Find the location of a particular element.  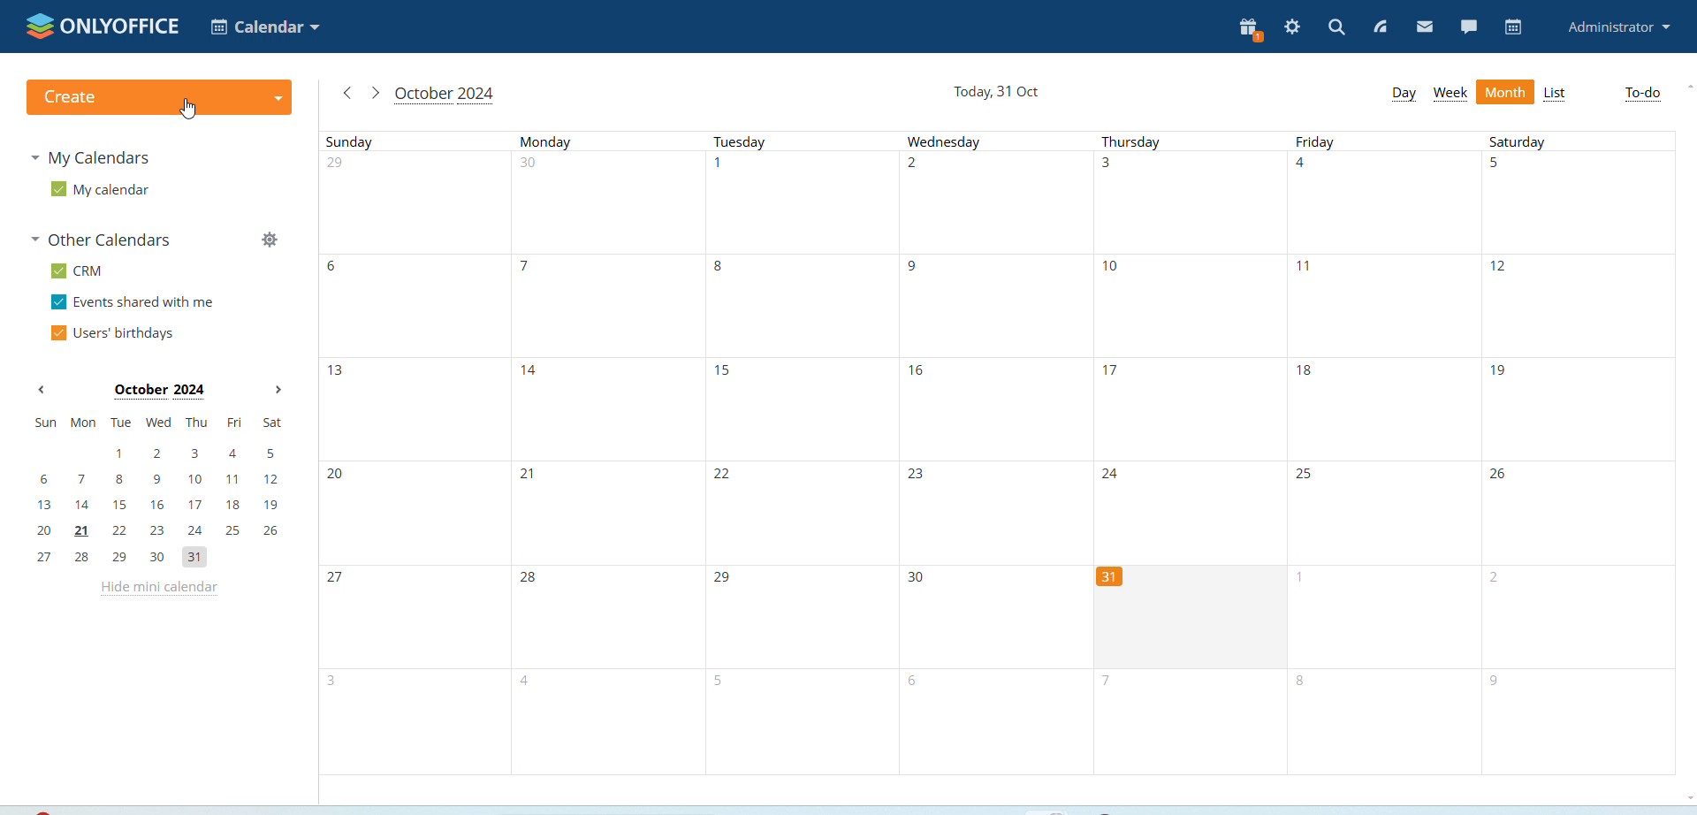

Tuesdays is located at coordinates (800, 453).